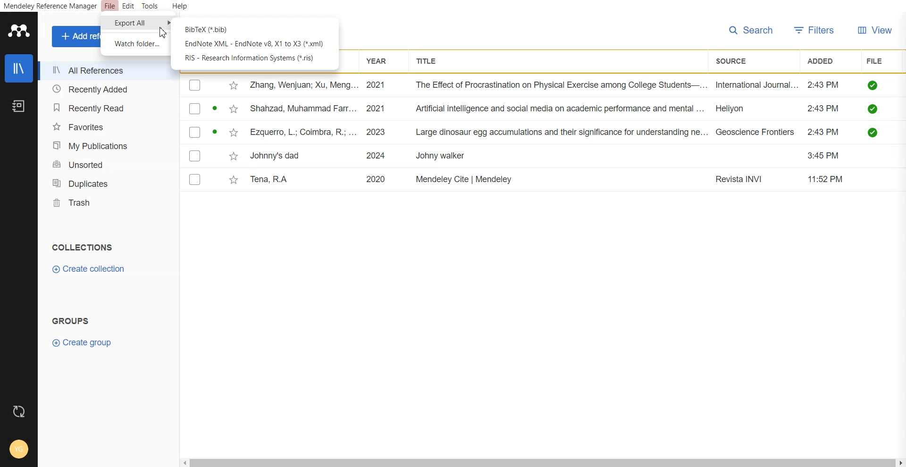 The width and height of the screenshot is (906, 467). I want to click on 2024, so click(377, 156).